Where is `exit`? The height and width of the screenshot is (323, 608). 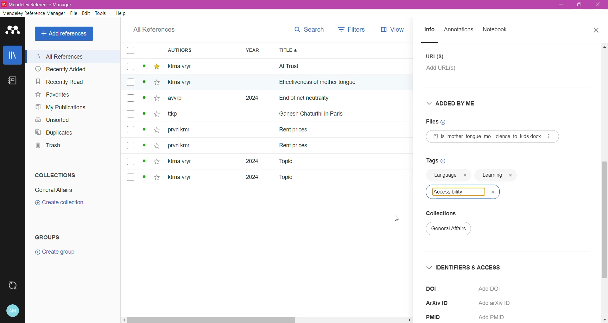
exit is located at coordinates (599, 6).